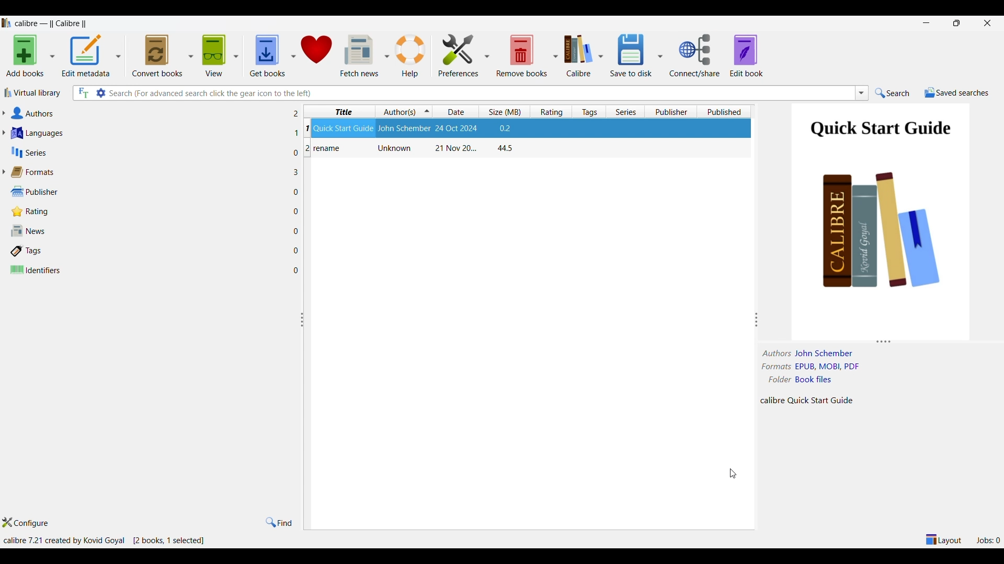  What do you see at coordinates (404, 112) in the screenshot?
I see `Author(s) column, current sorting` at bounding box center [404, 112].